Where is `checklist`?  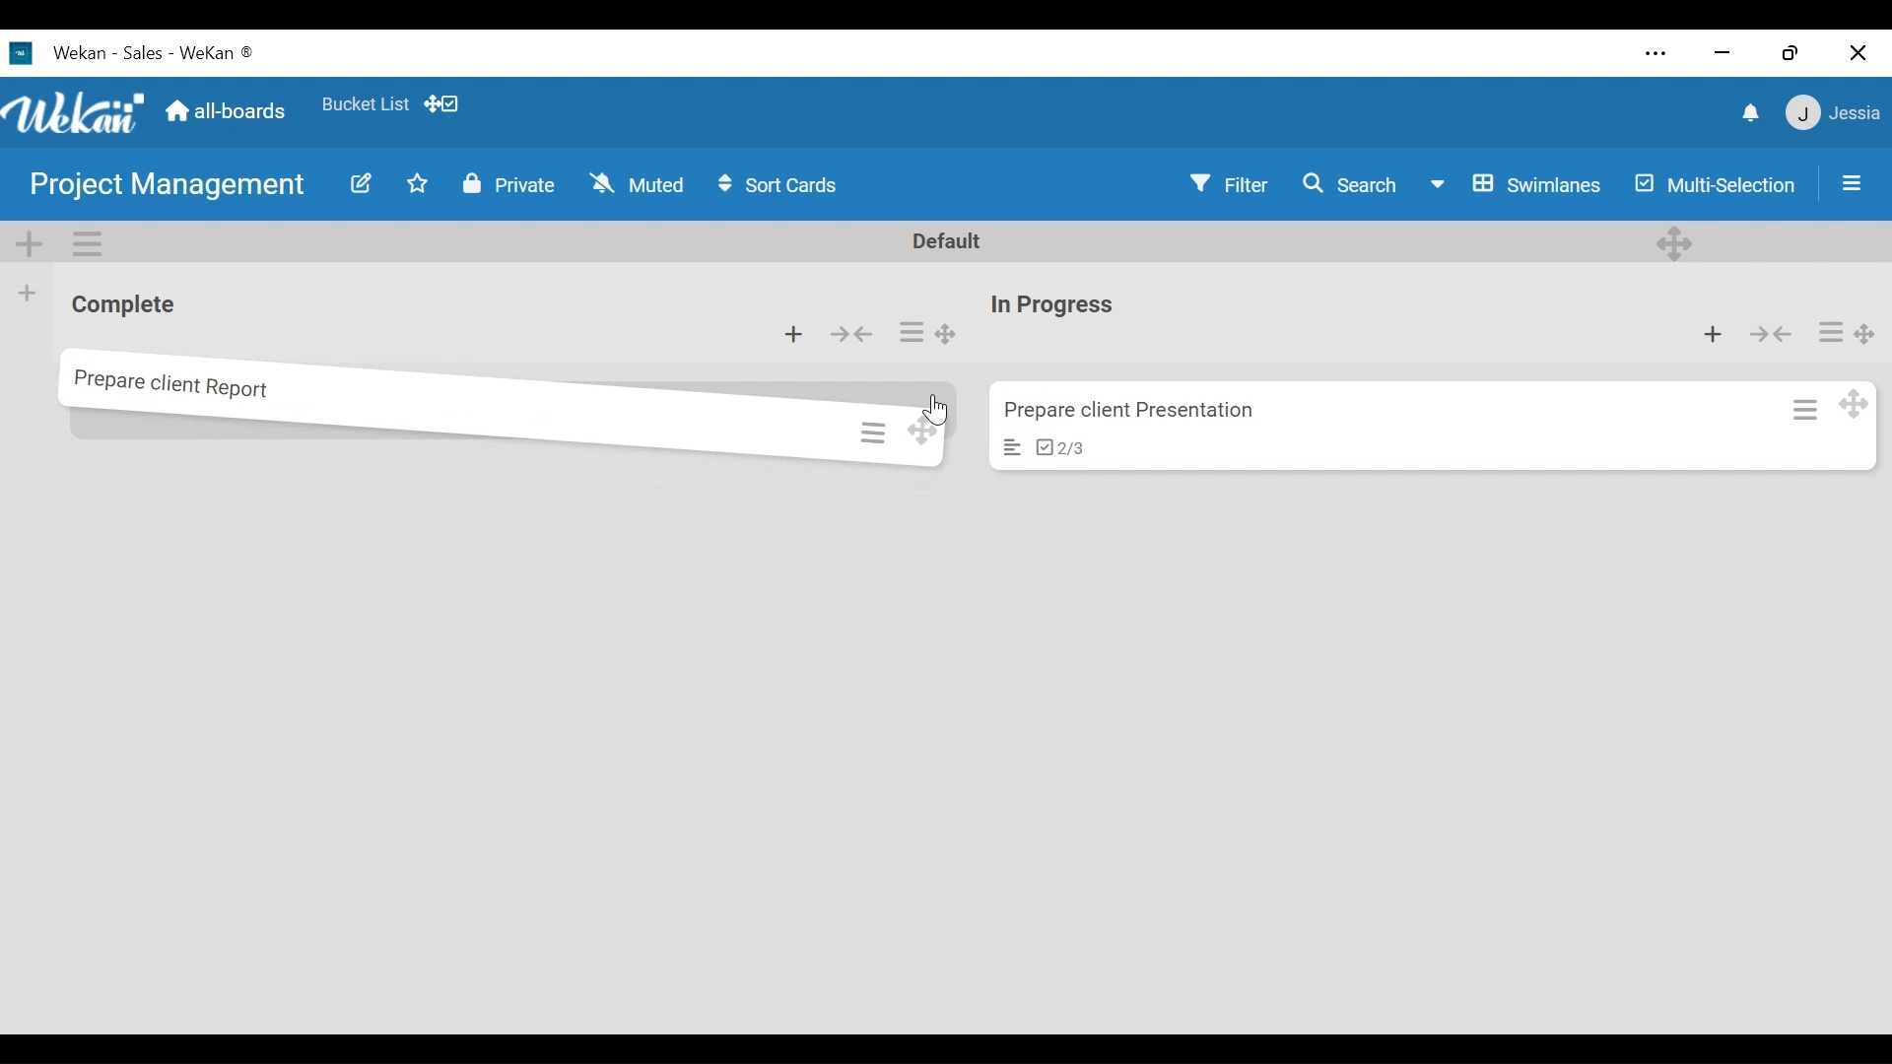
checklist is located at coordinates (1060, 447).